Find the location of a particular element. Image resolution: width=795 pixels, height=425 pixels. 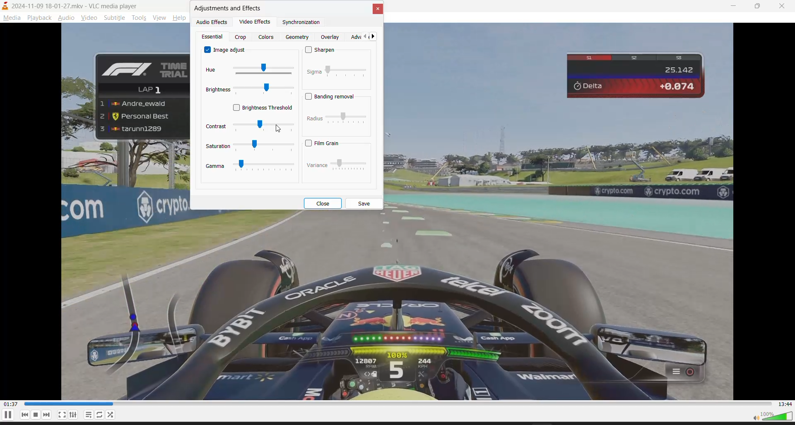

contrast is located at coordinates (250, 127).